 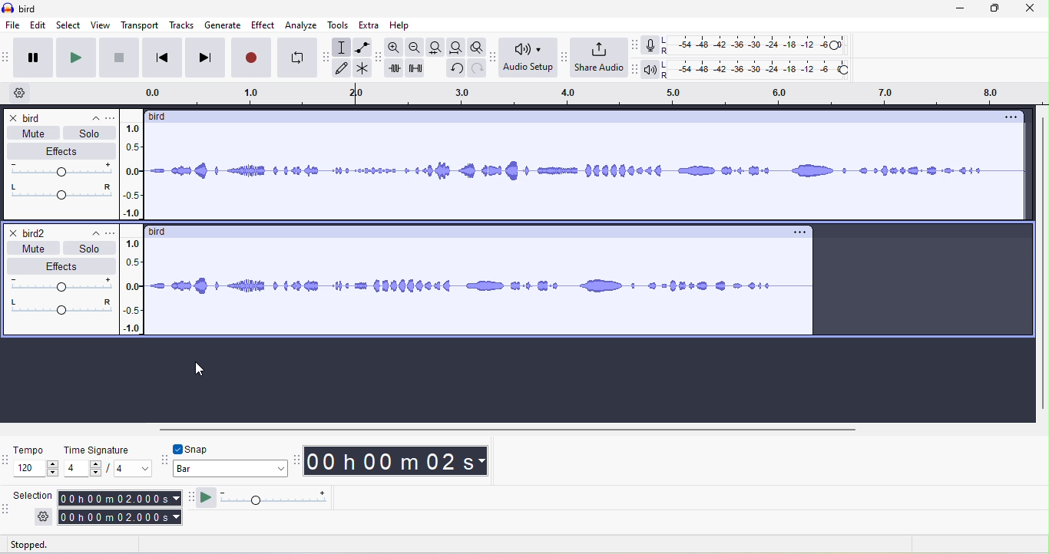 What do you see at coordinates (586, 173) in the screenshot?
I see `wave form` at bounding box center [586, 173].